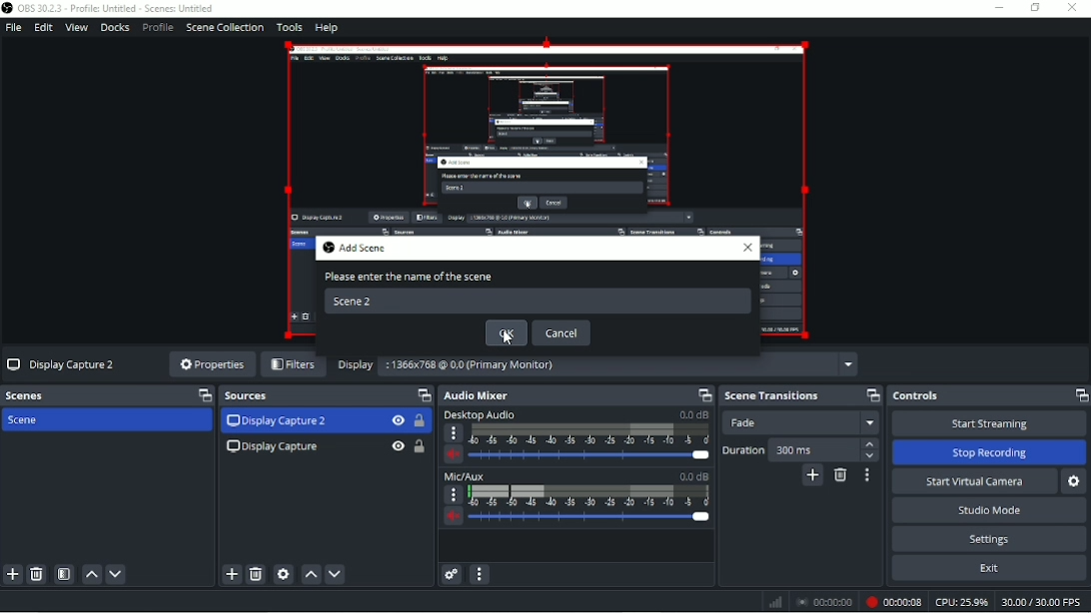  Describe the element at coordinates (893, 602) in the screenshot. I see `Recording 00:00:05` at that location.